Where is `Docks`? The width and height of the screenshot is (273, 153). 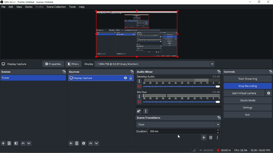 Docks is located at coordinates (29, 7).